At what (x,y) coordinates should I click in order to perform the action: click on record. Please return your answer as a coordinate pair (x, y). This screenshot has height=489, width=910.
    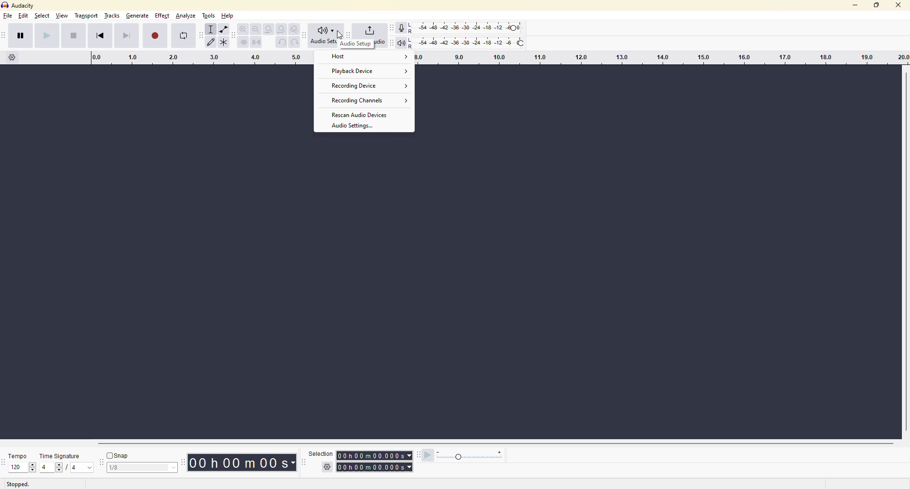
    Looking at the image, I should click on (155, 35).